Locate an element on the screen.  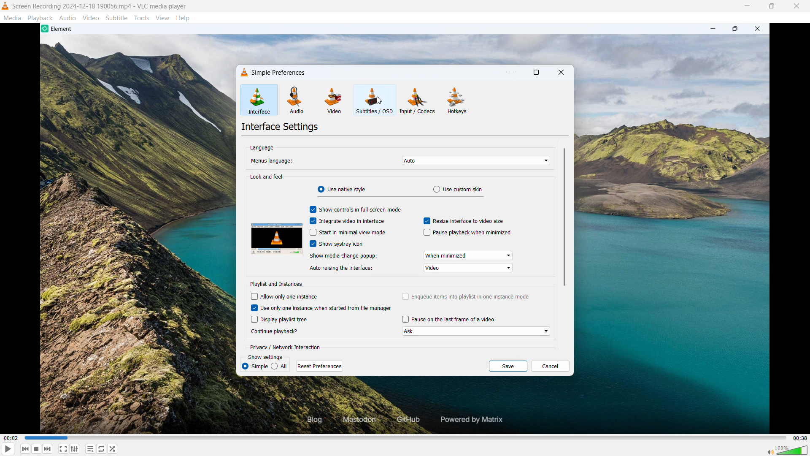
save is located at coordinates (508, 366).